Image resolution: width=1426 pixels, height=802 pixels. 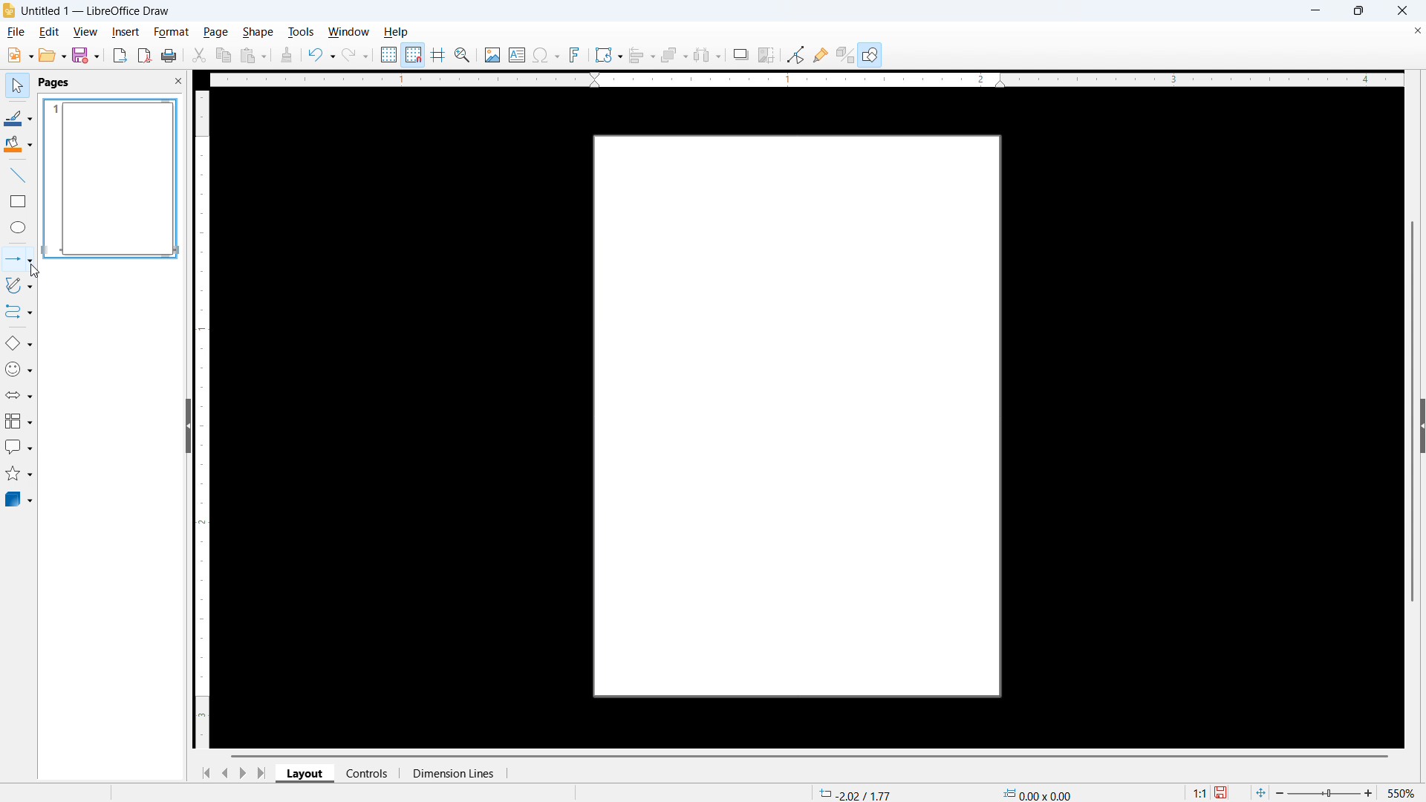 What do you see at coordinates (111, 179) in the screenshot?
I see `Page display ` at bounding box center [111, 179].